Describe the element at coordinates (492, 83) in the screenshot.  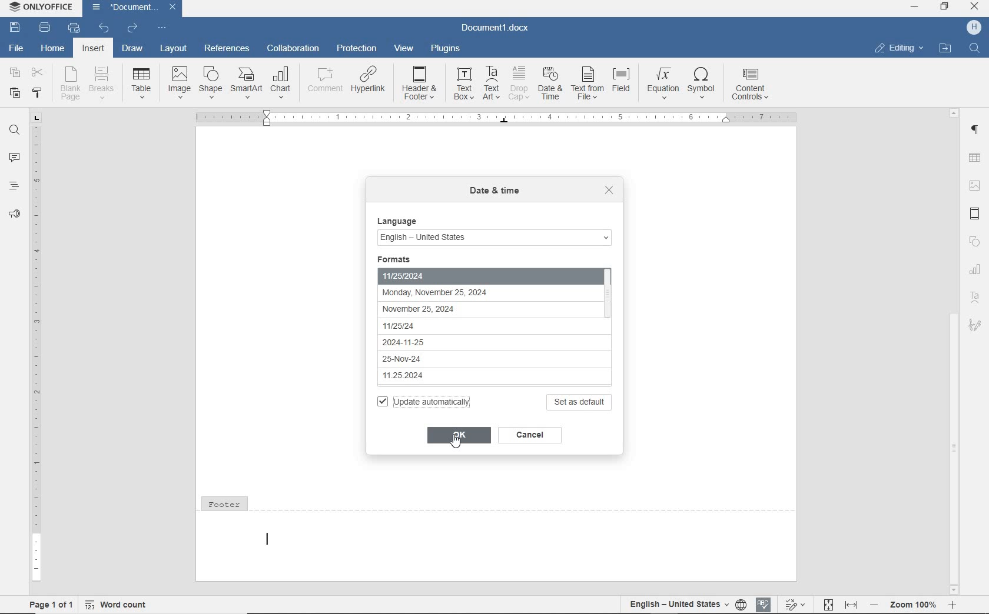
I see `text art` at that location.